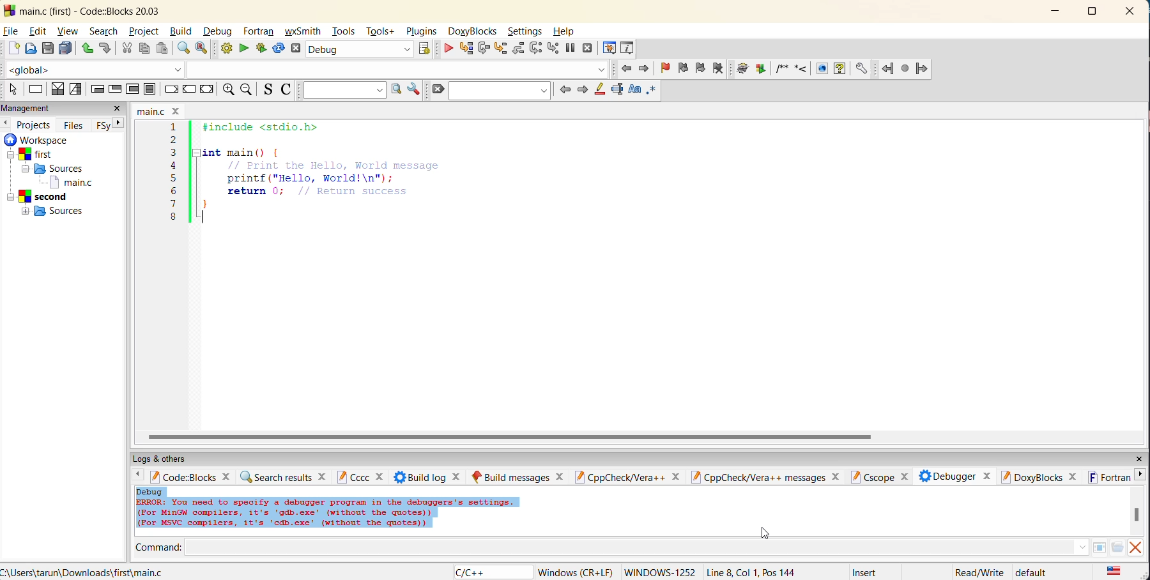 The width and height of the screenshot is (1150, 580). Describe the element at coordinates (886, 69) in the screenshot. I see `Jump back` at that location.